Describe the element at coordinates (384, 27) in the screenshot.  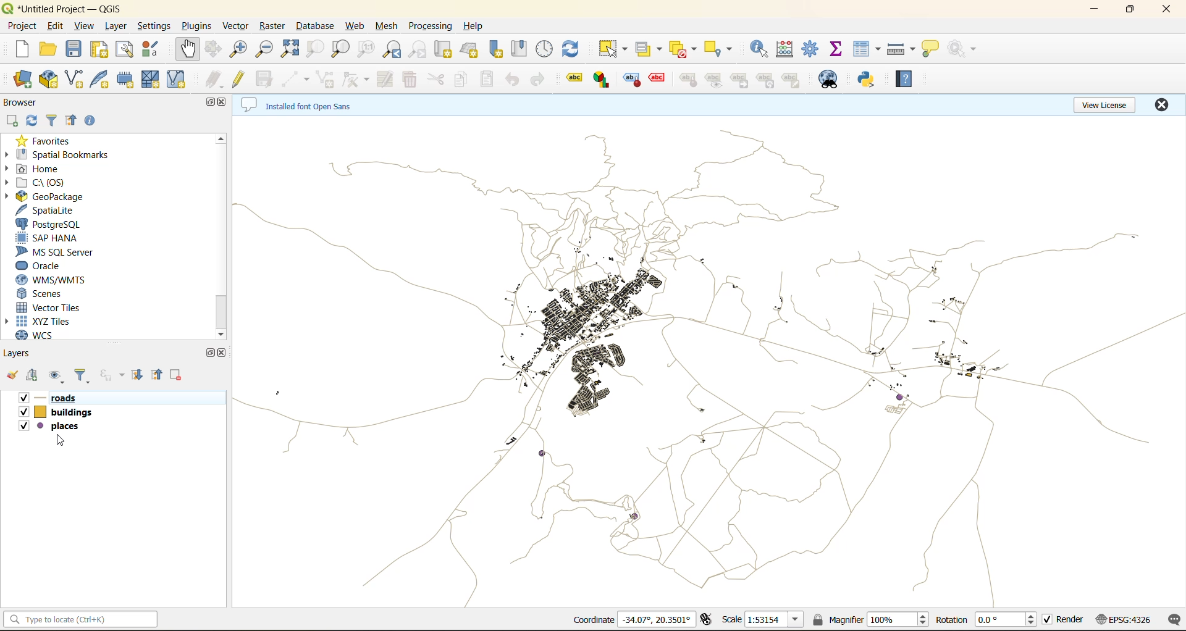
I see `mesh` at that location.